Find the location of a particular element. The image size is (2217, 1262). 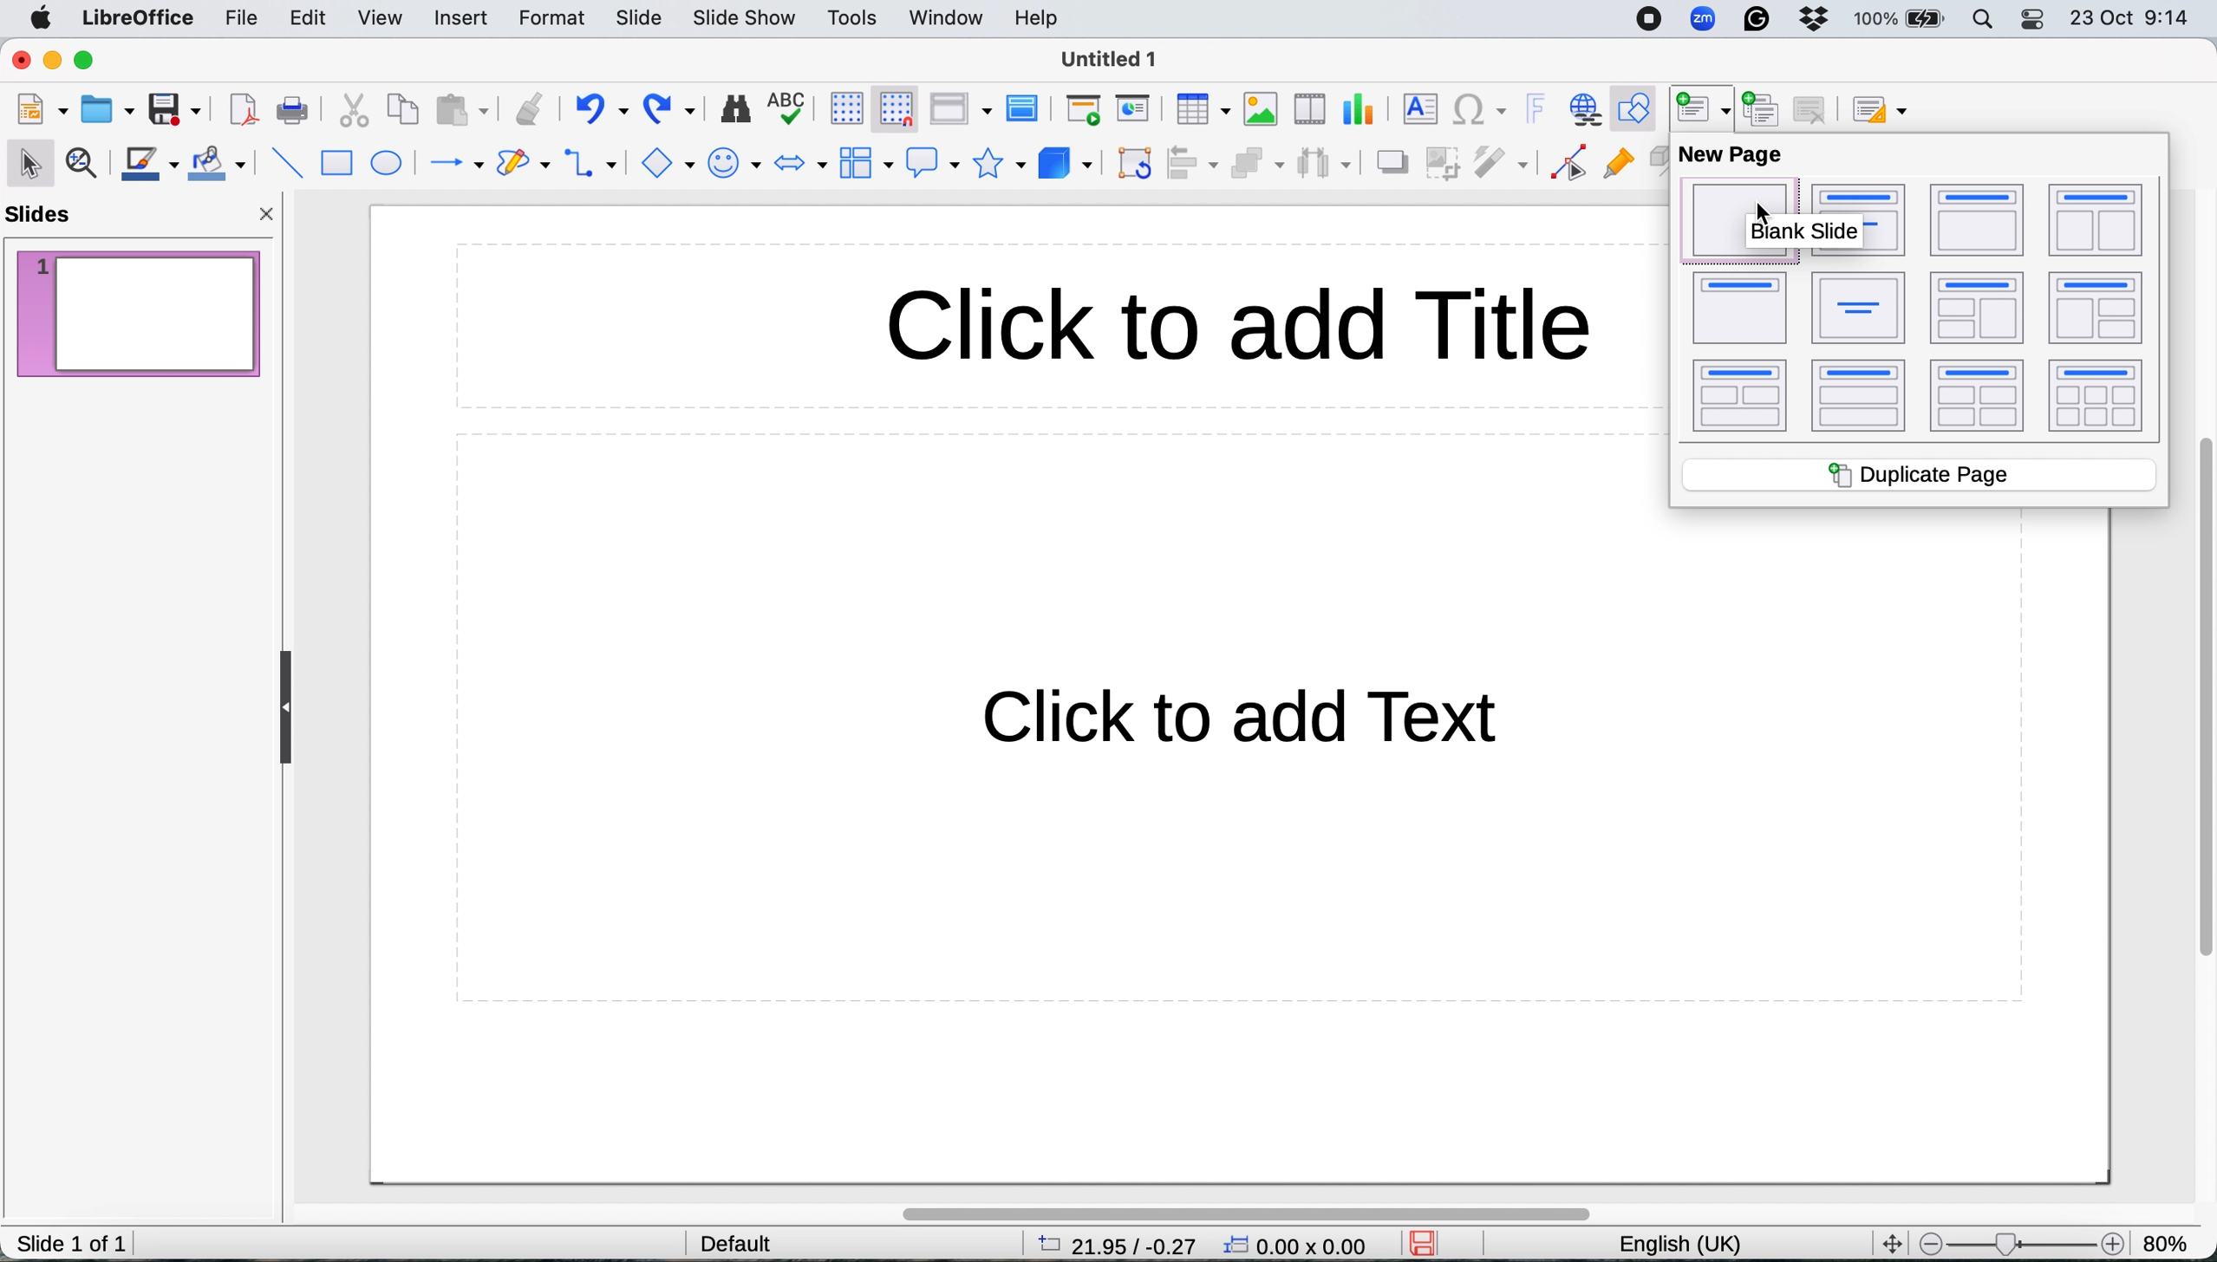

new is located at coordinates (42, 109).